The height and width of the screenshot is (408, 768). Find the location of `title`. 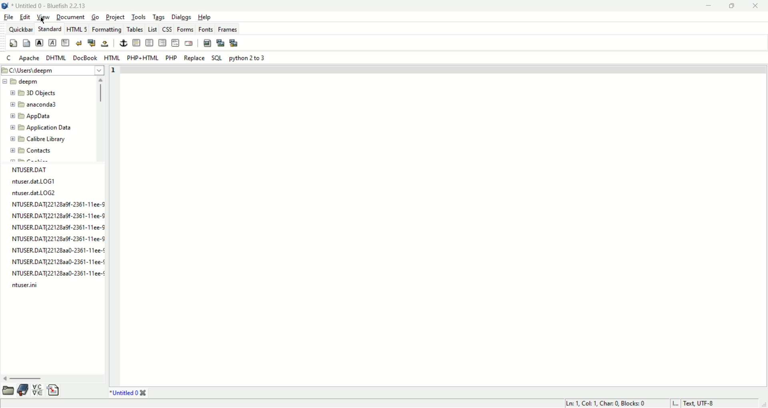

title is located at coordinates (128, 393).